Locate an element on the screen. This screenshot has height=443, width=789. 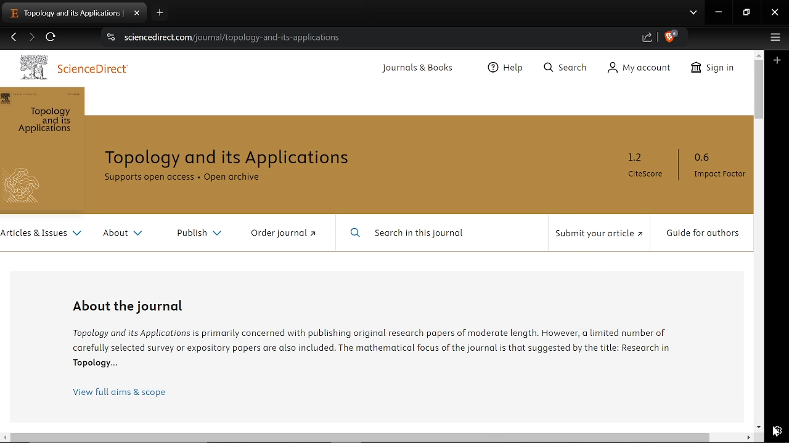
 is located at coordinates (780, 431).